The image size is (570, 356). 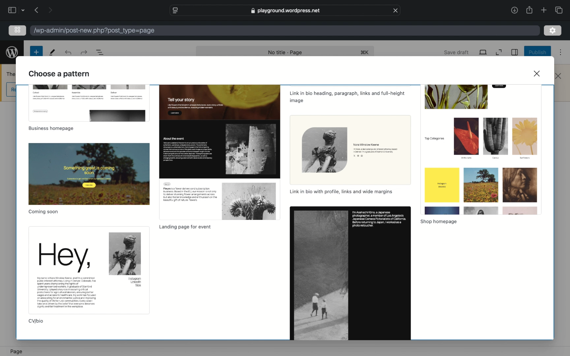 What do you see at coordinates (543, 10) in the screenshot?
I see `new tab` at bounding box center [543, 10].